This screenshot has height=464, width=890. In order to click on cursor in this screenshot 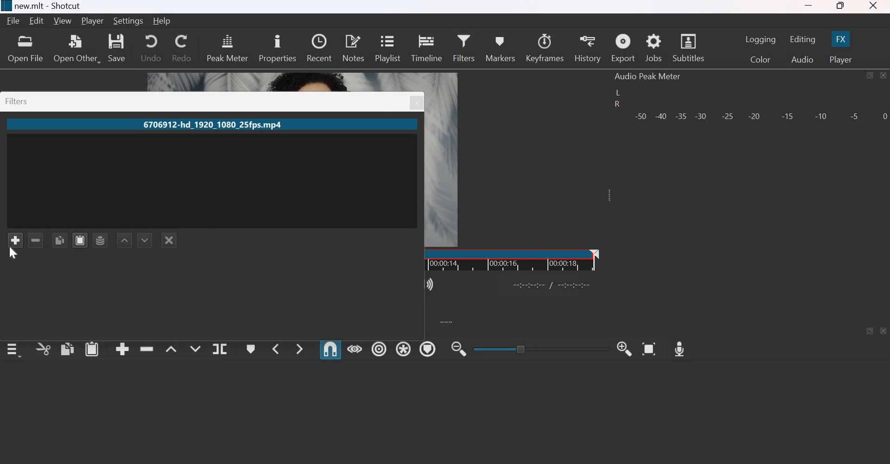, I will do `click(14, 255)`.